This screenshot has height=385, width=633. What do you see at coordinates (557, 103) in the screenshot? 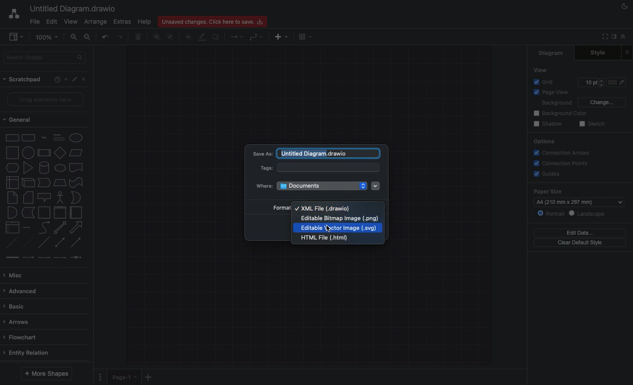
I see `Background` at bounding box center [557, 103].